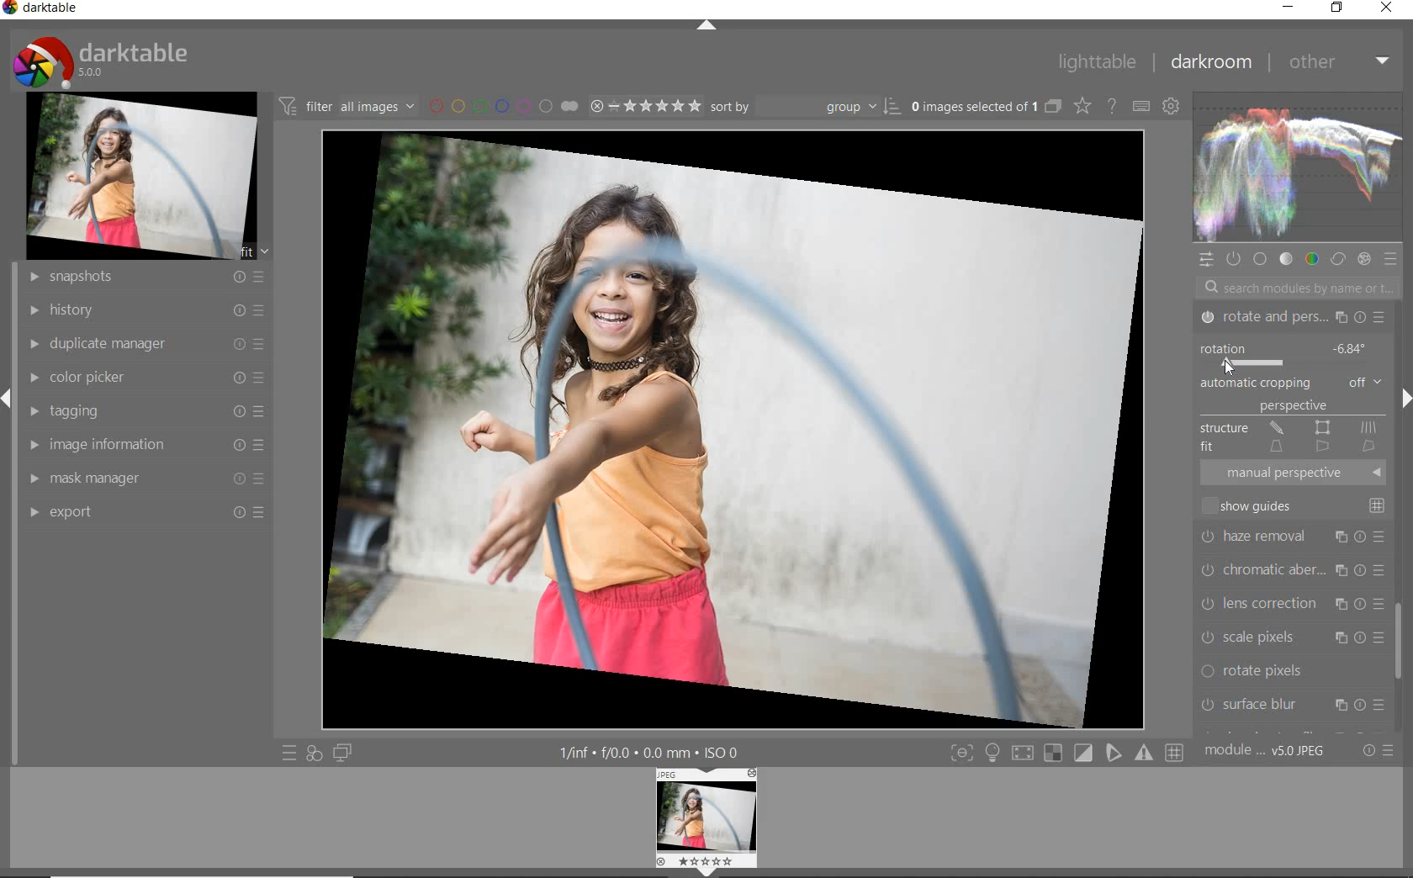 This screenshot has width=1413, height=878. What do you see at coordinates (503, 105) in the screenshot?
I see `filter by image color label` at bounding box center [503, 105].